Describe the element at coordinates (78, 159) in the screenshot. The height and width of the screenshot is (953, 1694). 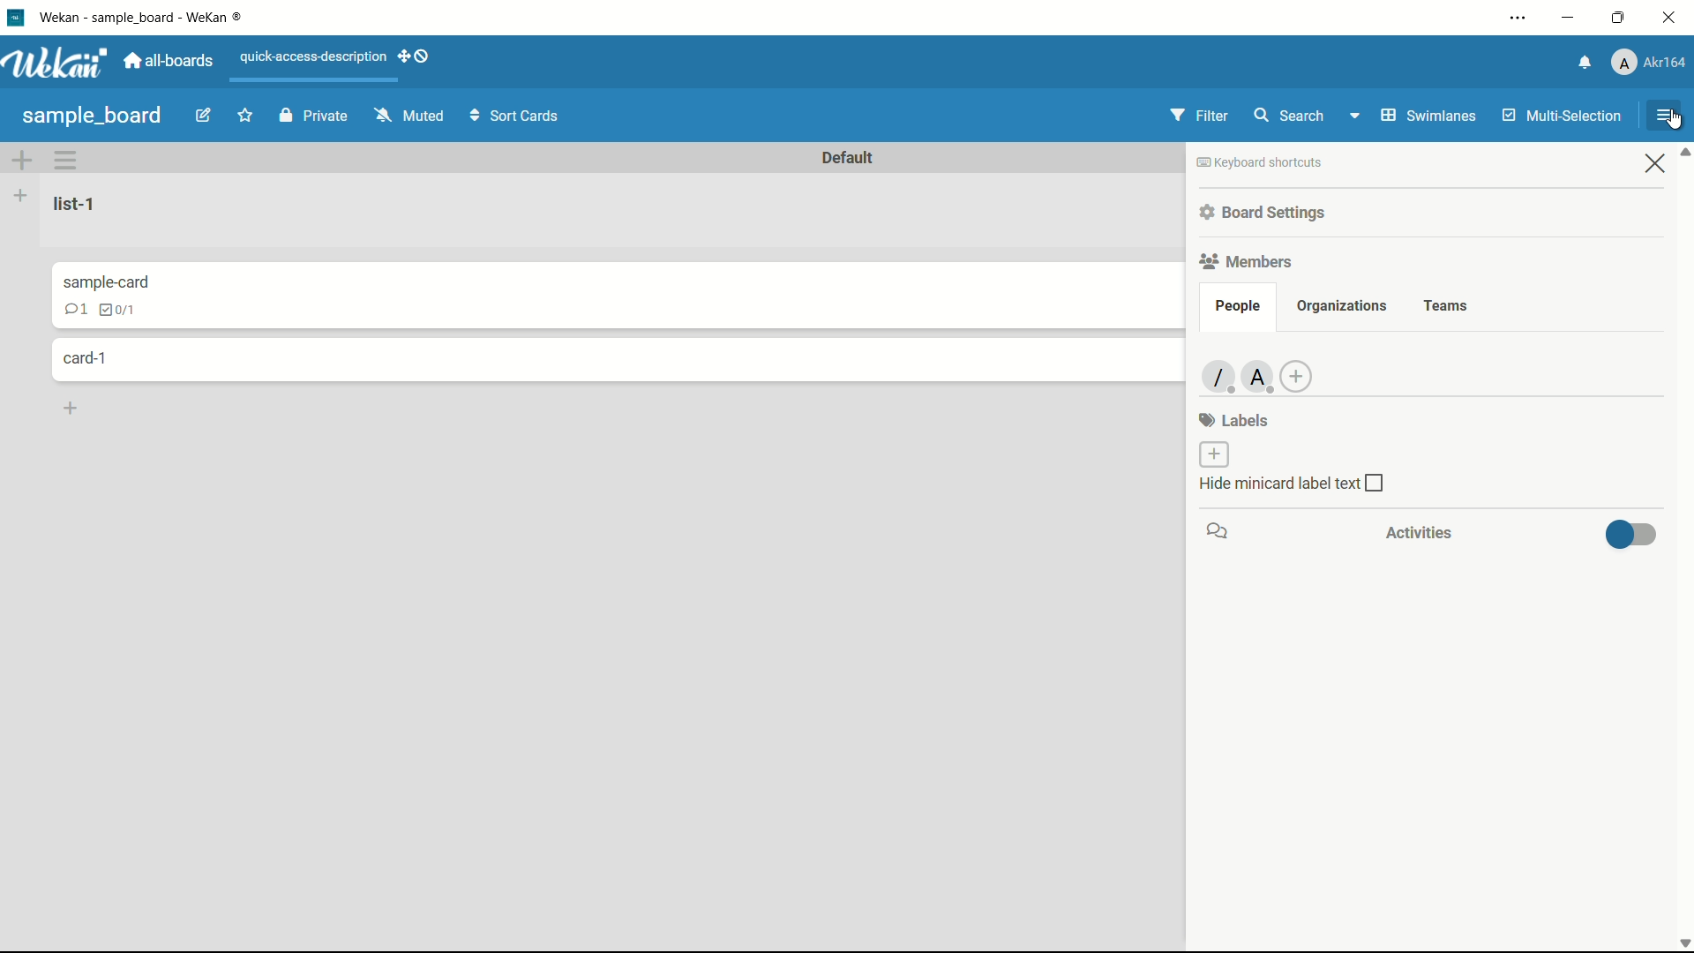
I see `sidebar` at that location.